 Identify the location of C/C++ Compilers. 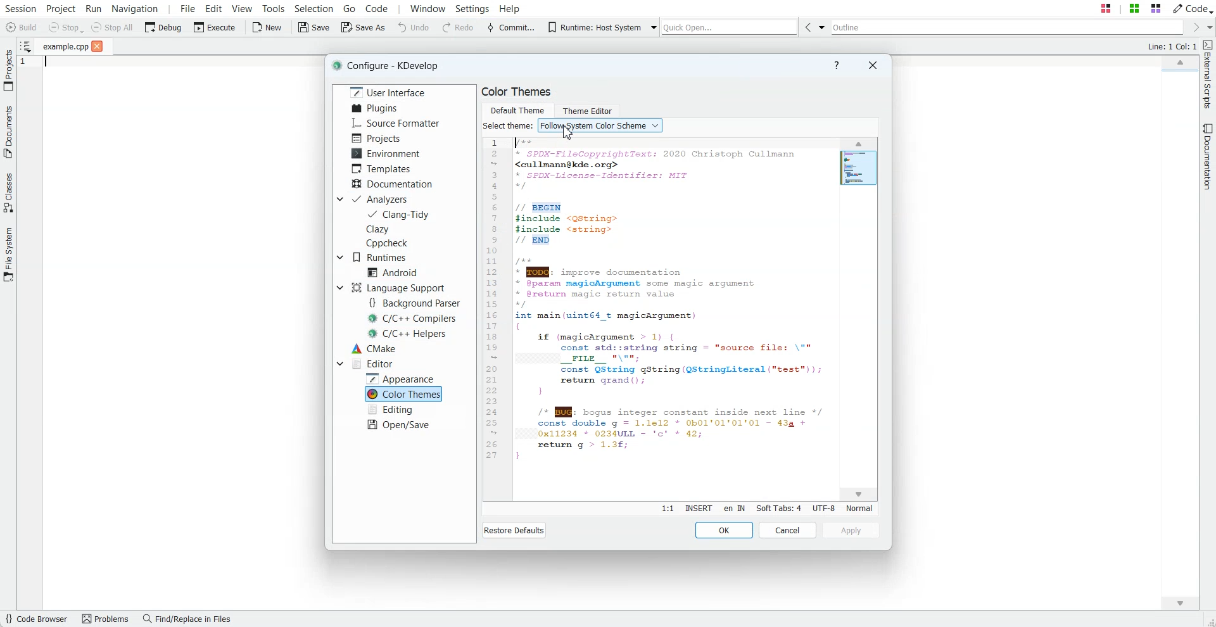
(413, 319).